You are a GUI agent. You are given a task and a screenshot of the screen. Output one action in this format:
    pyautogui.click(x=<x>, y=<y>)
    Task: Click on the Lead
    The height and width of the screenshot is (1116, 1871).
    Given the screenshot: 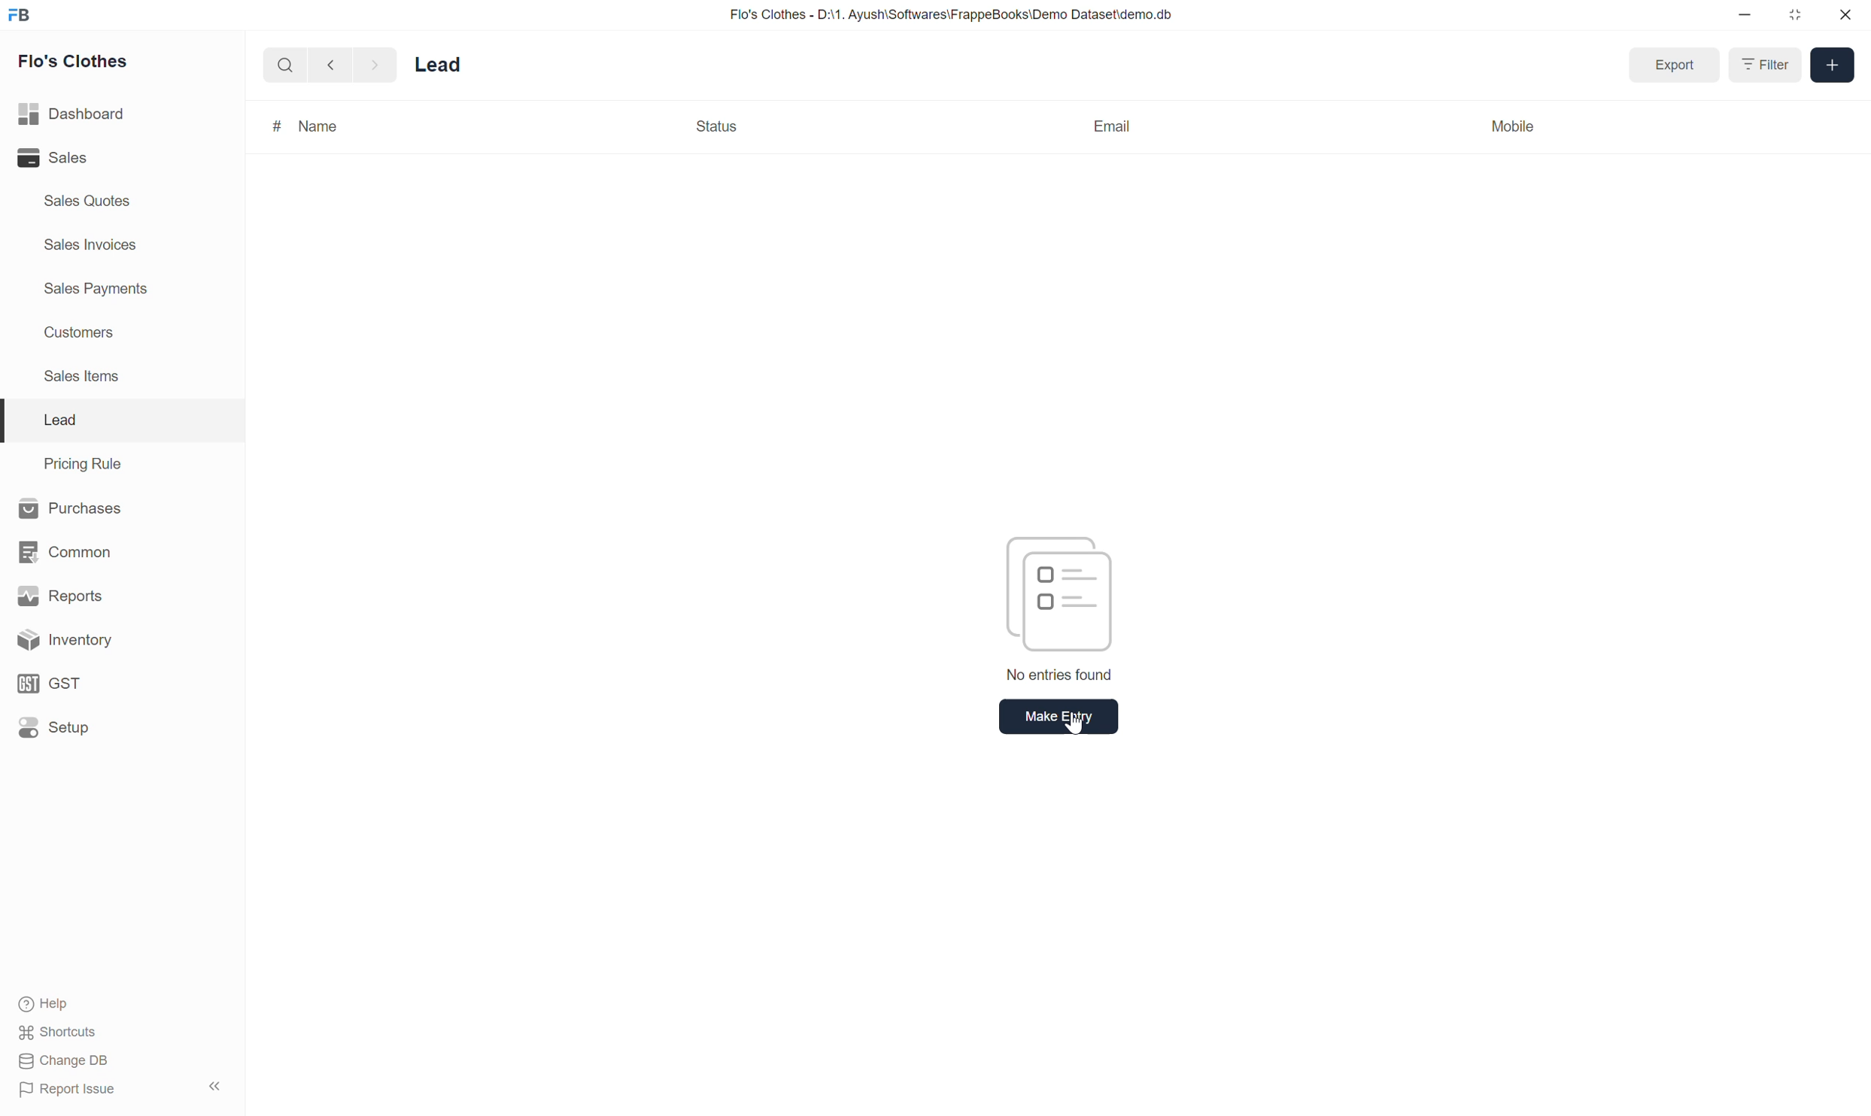 What is the action you would take?
    pyautogui.click(x=59, y=420)
    